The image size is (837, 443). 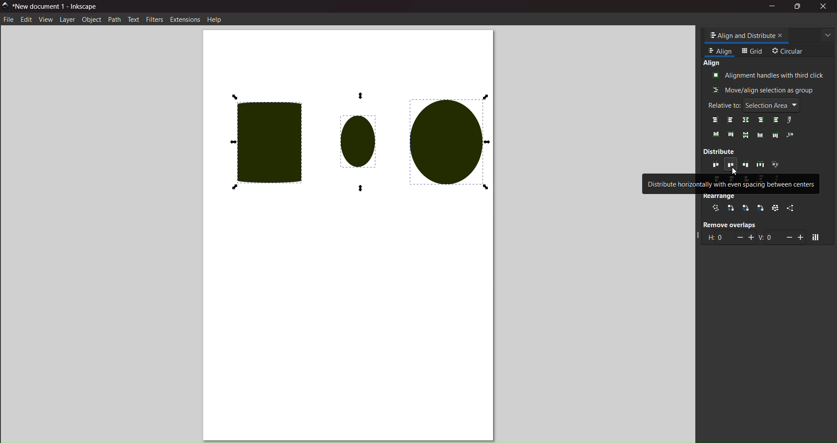 What do you see at coordinates (817, 238) in the screenshot?
I see `move objects` at bounding box center [817, 238].